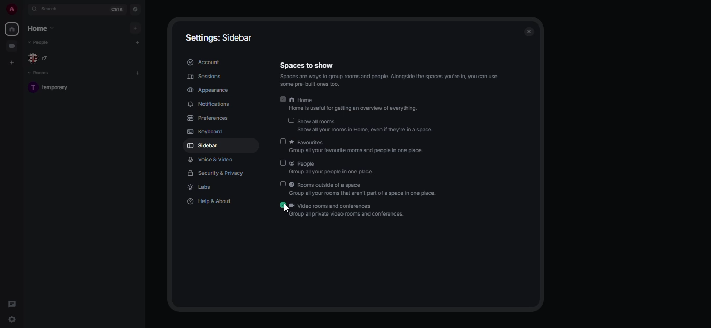 This screenshot has height=328, width=711. I want to click on , so click(307, 66).